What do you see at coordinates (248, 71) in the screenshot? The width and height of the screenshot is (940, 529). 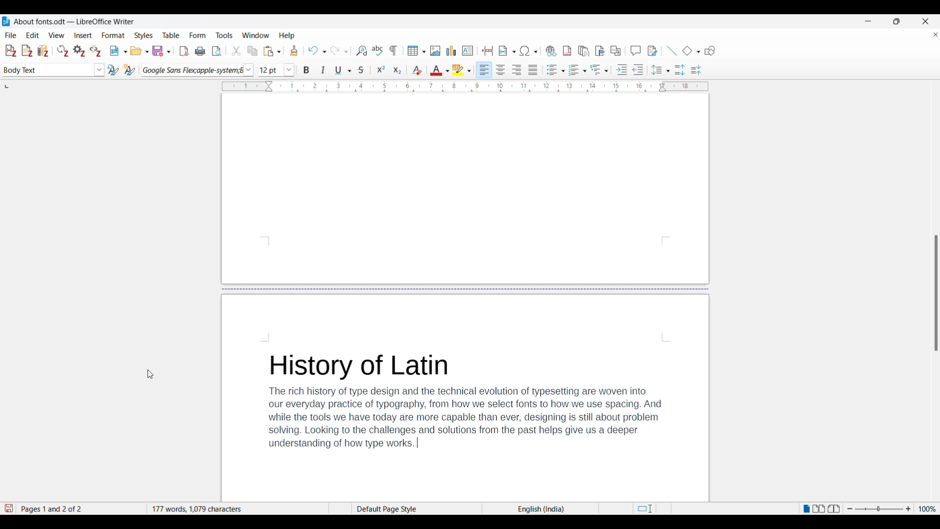 I see `Font options ` at bounding box center [248, 71].